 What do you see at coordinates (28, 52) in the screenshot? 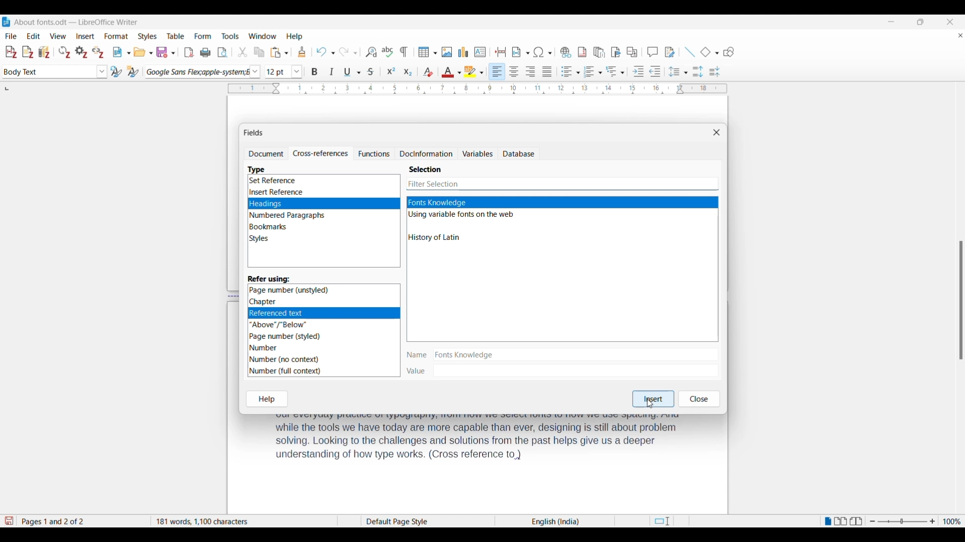
I see `Add note` at bounding box center [28, 52].